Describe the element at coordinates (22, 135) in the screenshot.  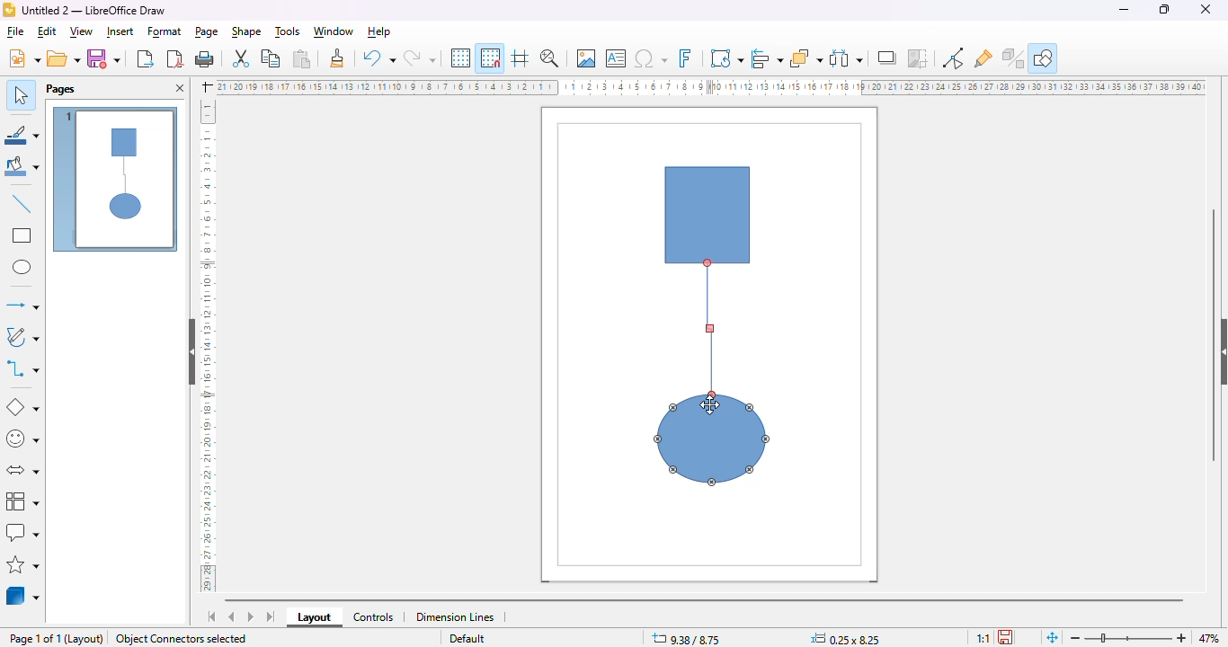
I see `line color` at that location.